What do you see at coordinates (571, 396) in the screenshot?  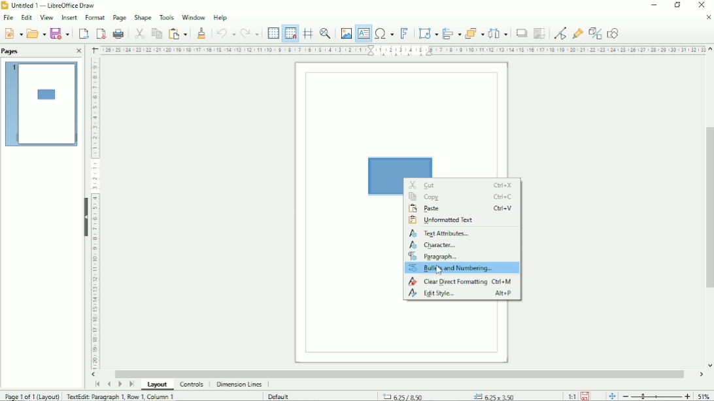 I see `Scaling factor` at bounding box center [571, 396].